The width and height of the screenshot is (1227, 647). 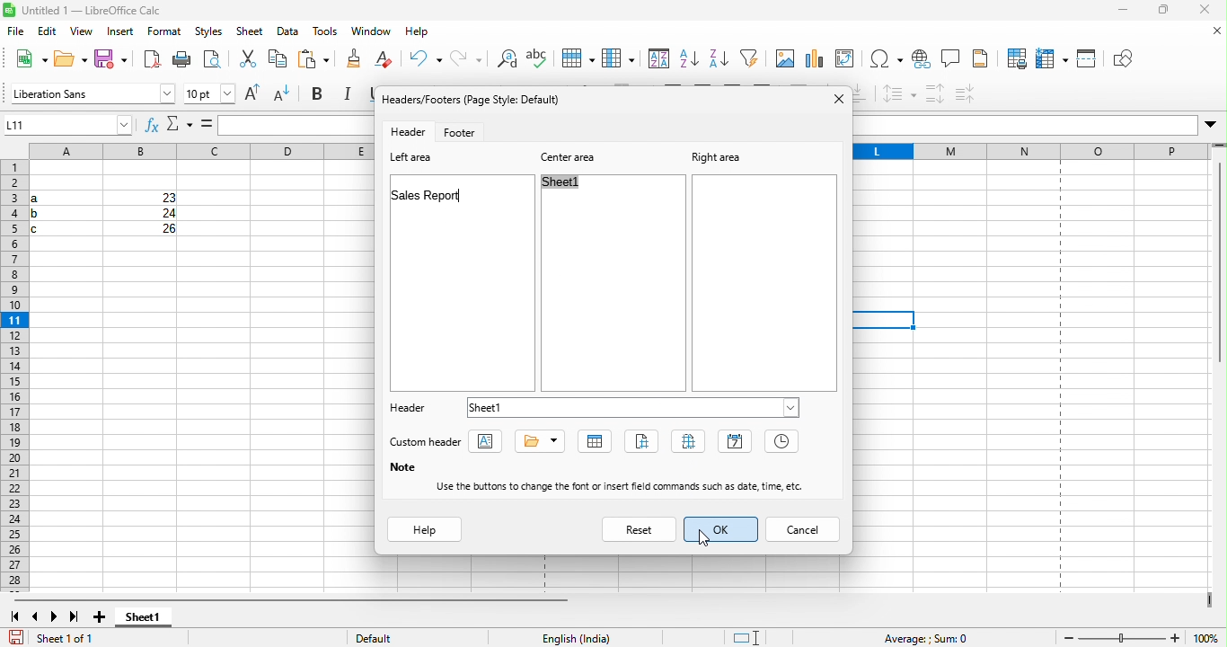 What do you see at coordinates (688, 440) in the screenshot?
I see `pages` at bounding box center [688, 440].